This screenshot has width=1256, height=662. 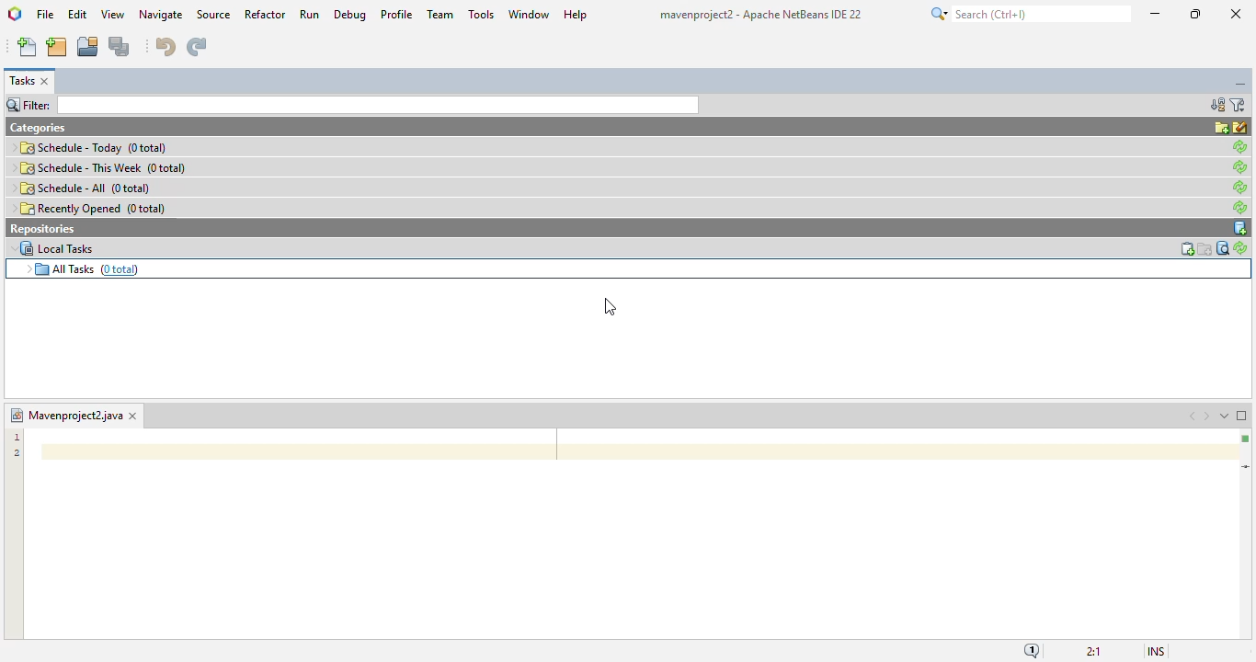 What do you see at coordinates (1028, 14) in the screenshot?
I see `search` at bounding box center [1028, 14].